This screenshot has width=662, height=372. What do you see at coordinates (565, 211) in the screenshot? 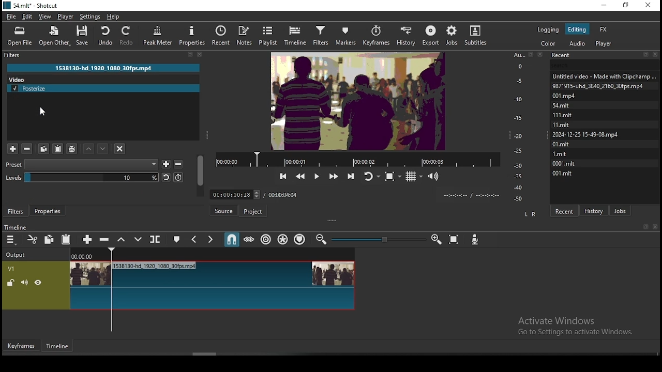
I see `recent` at bounding box center [565, 211].